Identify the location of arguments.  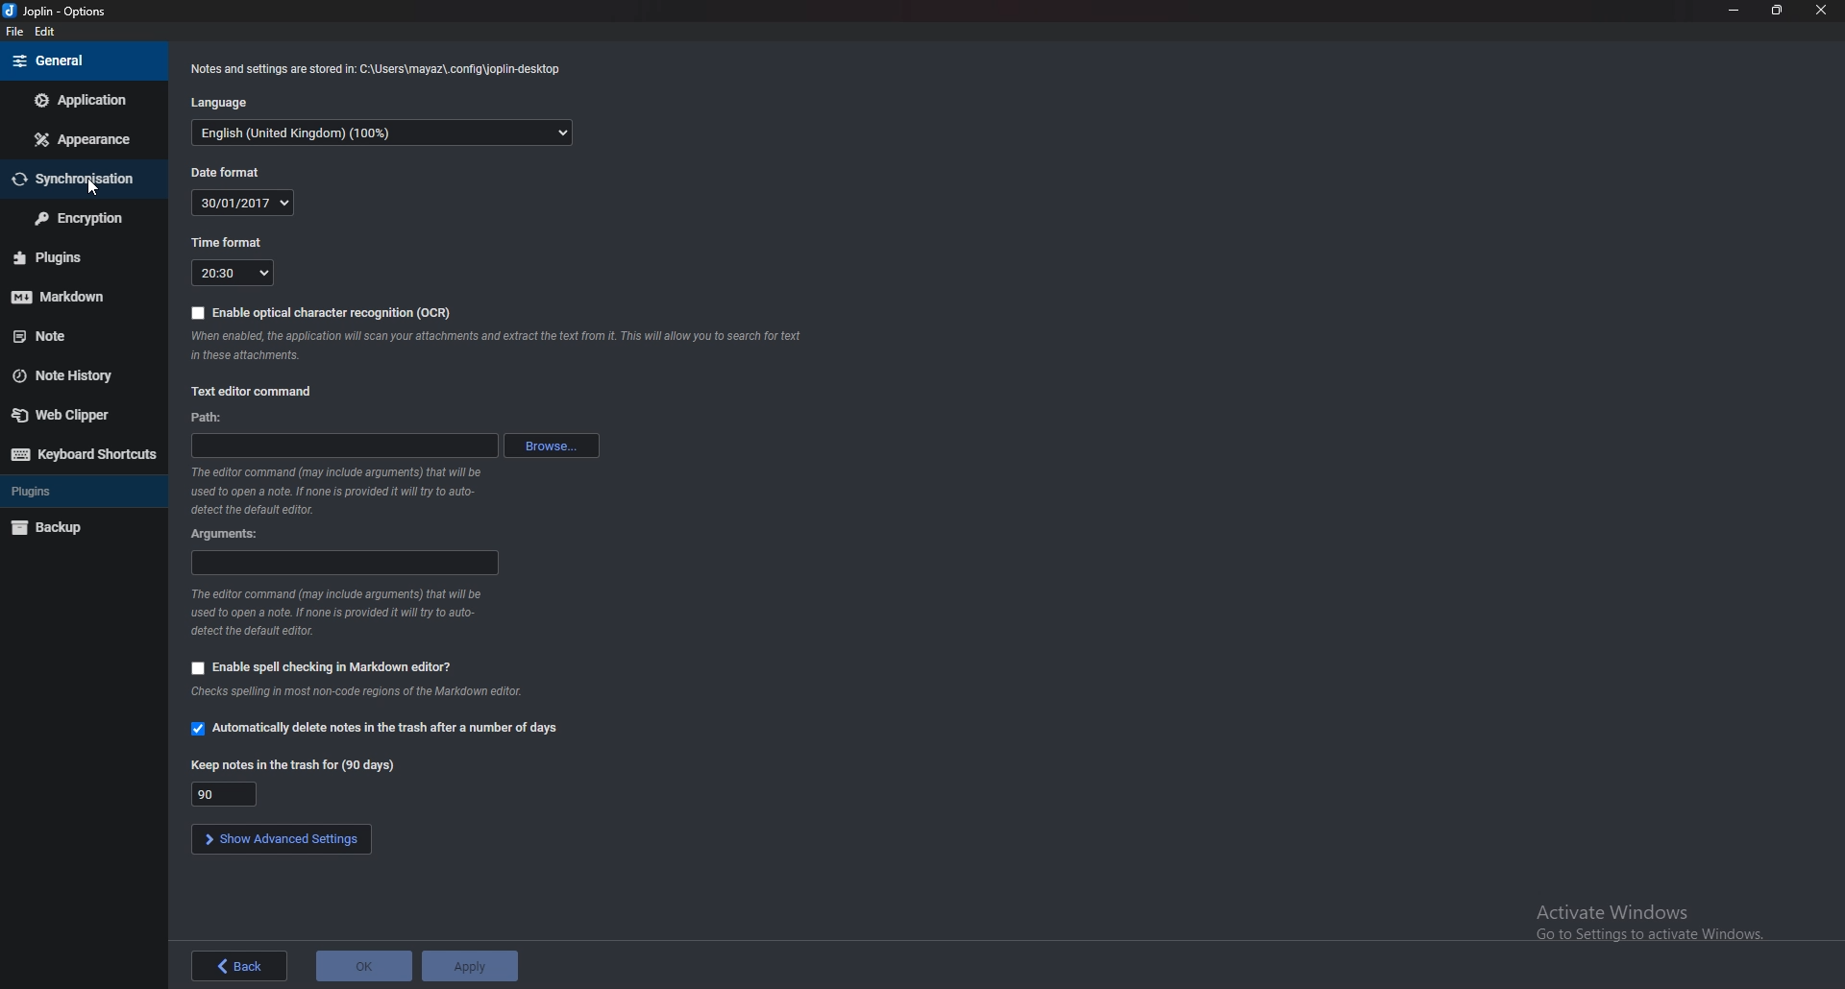
(228, 535).